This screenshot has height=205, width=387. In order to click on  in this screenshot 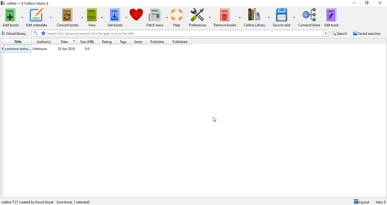, I will do `click(257, 16)`.